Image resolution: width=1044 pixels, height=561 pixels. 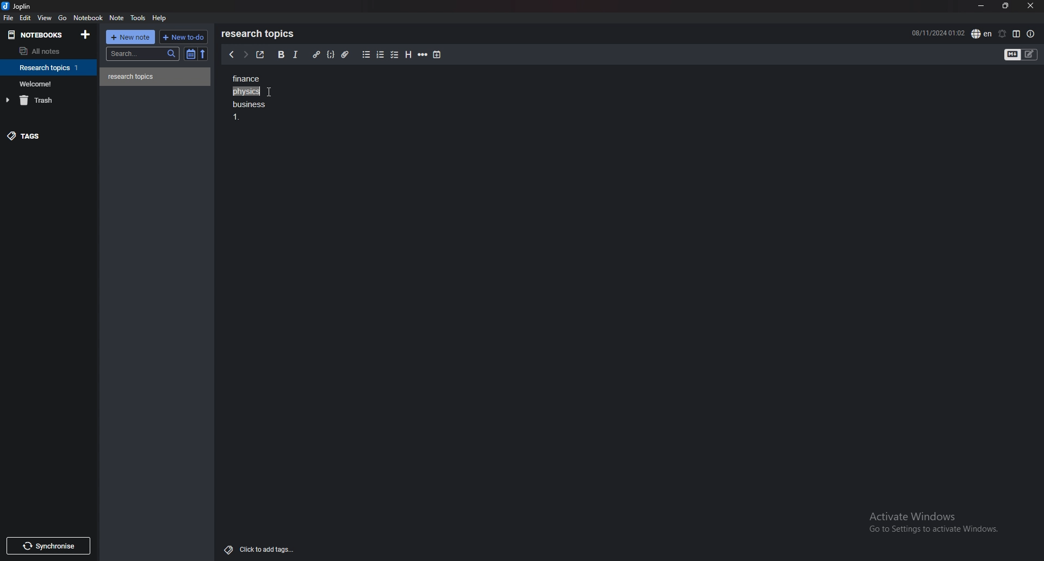 I want to click on checkbox, so click(x=395, y=54).